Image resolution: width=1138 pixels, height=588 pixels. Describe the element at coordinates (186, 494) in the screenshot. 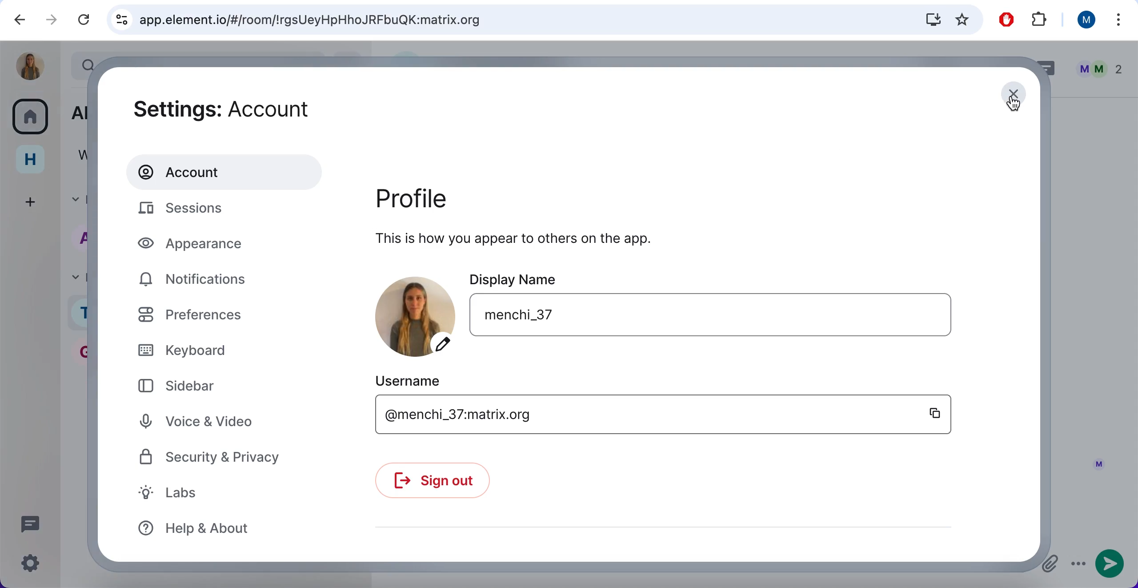

I see `labs` at that location.